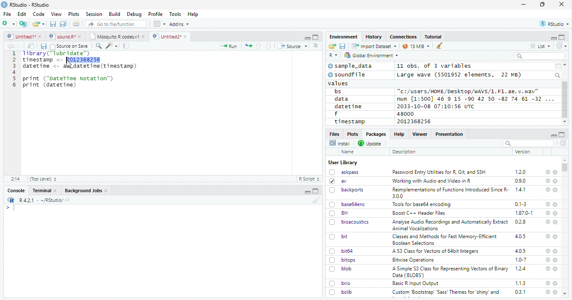 The height and width of the screenshot is (300, 572). What do you see at coordinates (339, 237) in the screenshot?
I see `bit` at bounding box center [339, 237].